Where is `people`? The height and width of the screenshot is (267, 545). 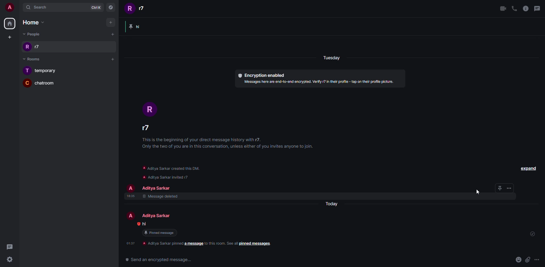 people is located at coordinates (138, 8).